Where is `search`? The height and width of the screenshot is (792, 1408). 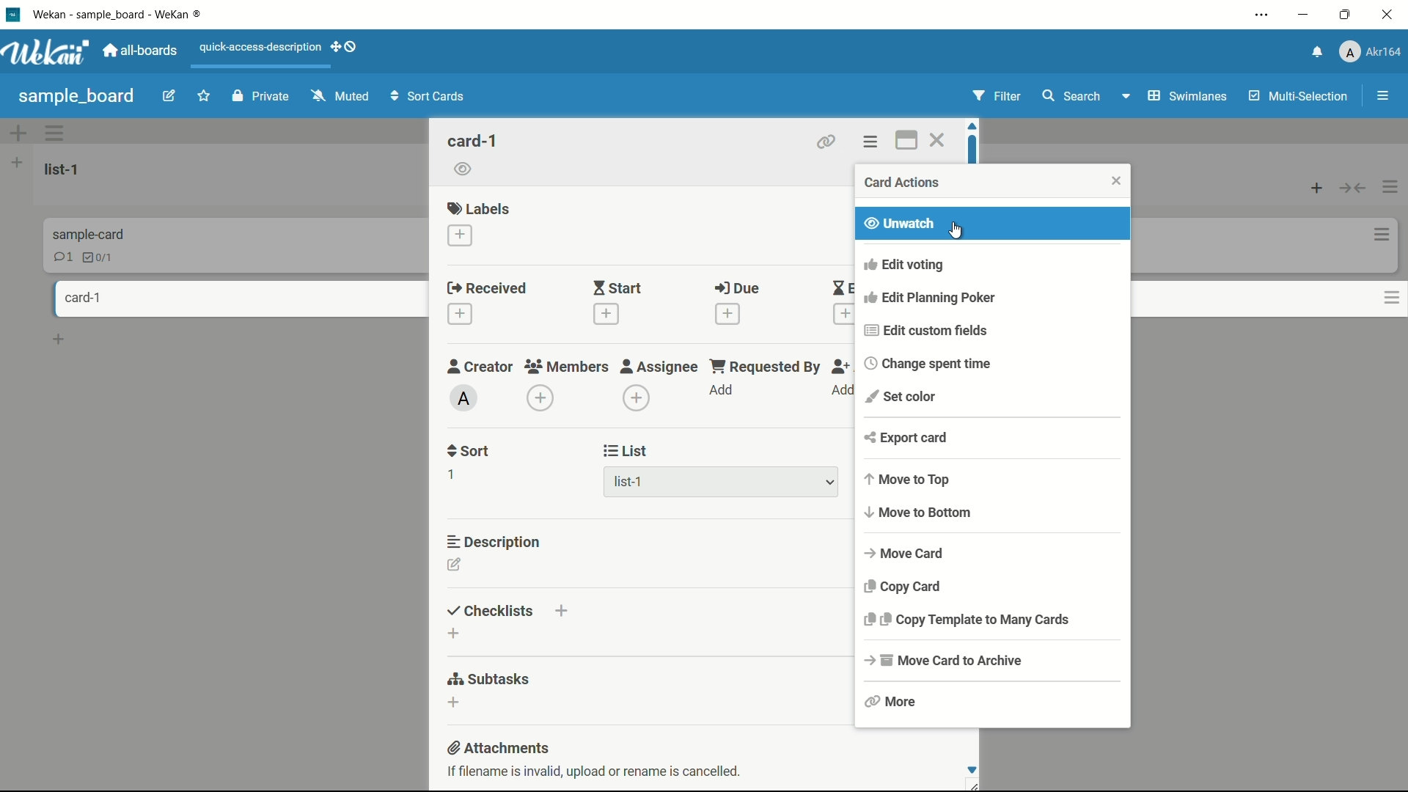
search is located at coordinates (1071, 97).